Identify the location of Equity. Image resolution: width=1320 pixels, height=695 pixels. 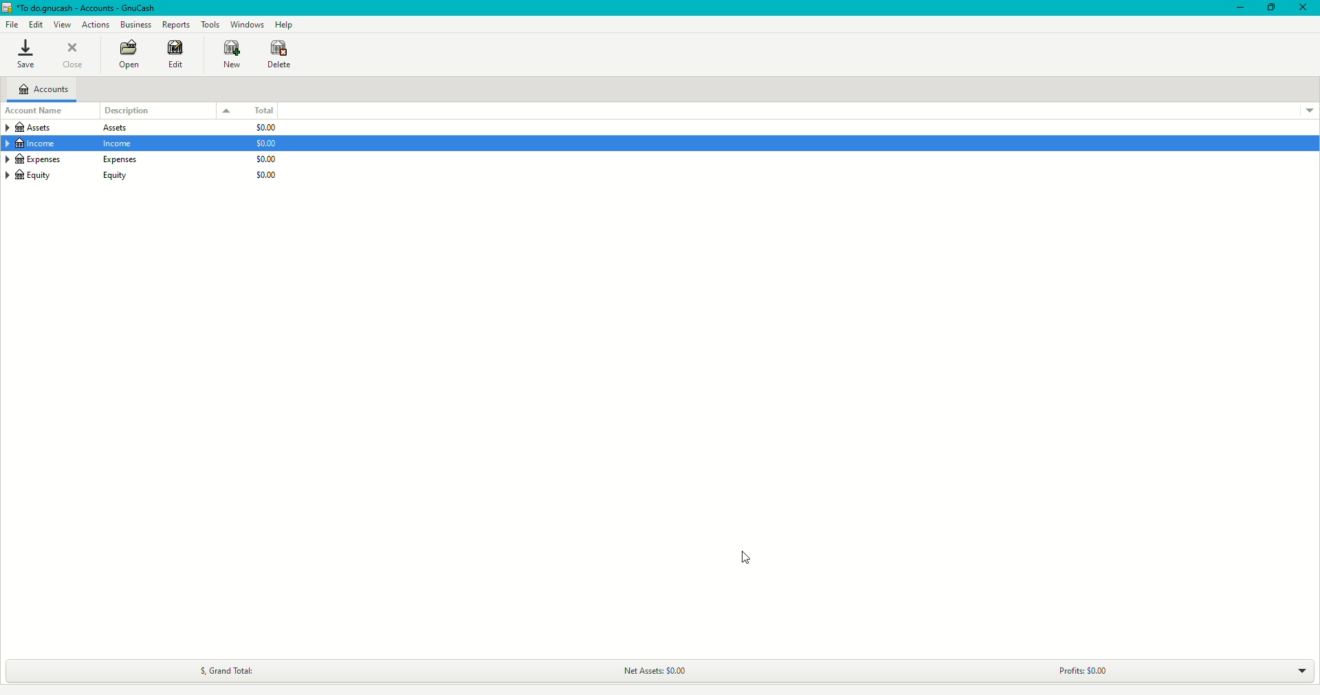
(70, 176).